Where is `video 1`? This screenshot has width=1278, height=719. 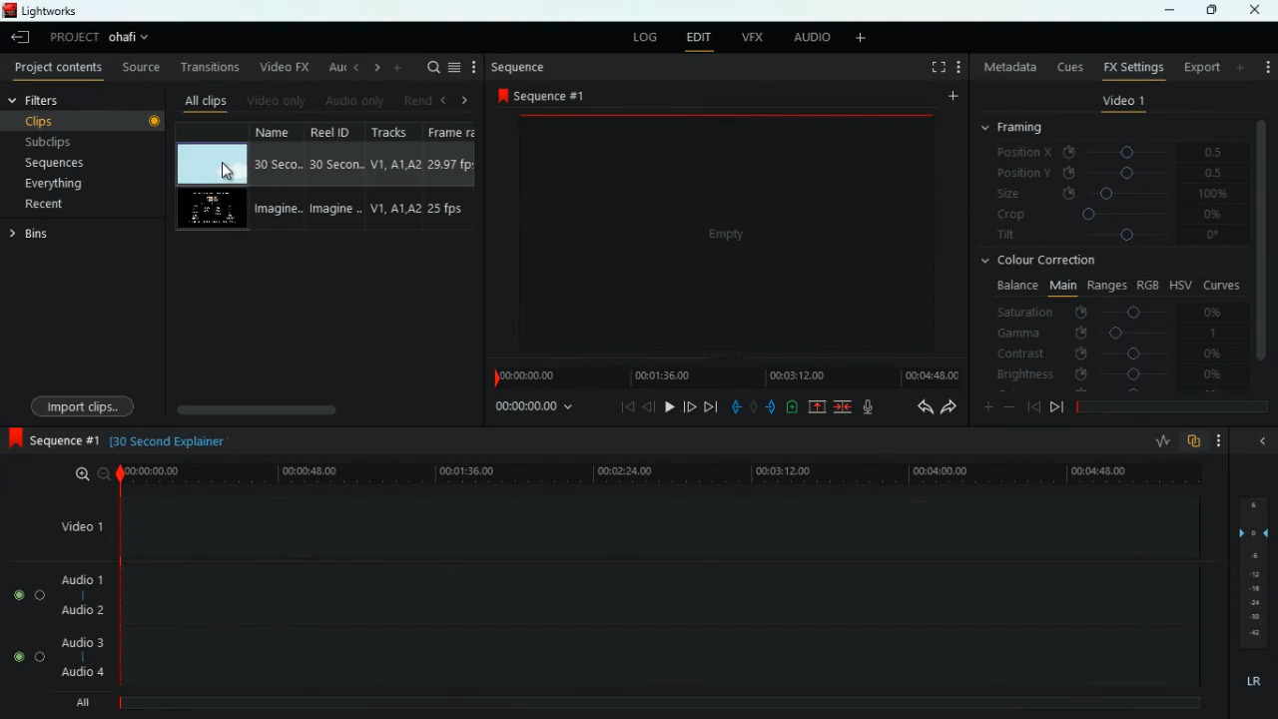 video 1 is located at coordinates (79, 525).